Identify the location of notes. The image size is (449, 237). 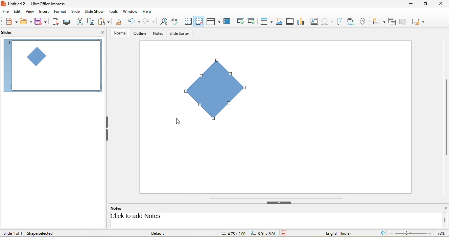
(159, 34).